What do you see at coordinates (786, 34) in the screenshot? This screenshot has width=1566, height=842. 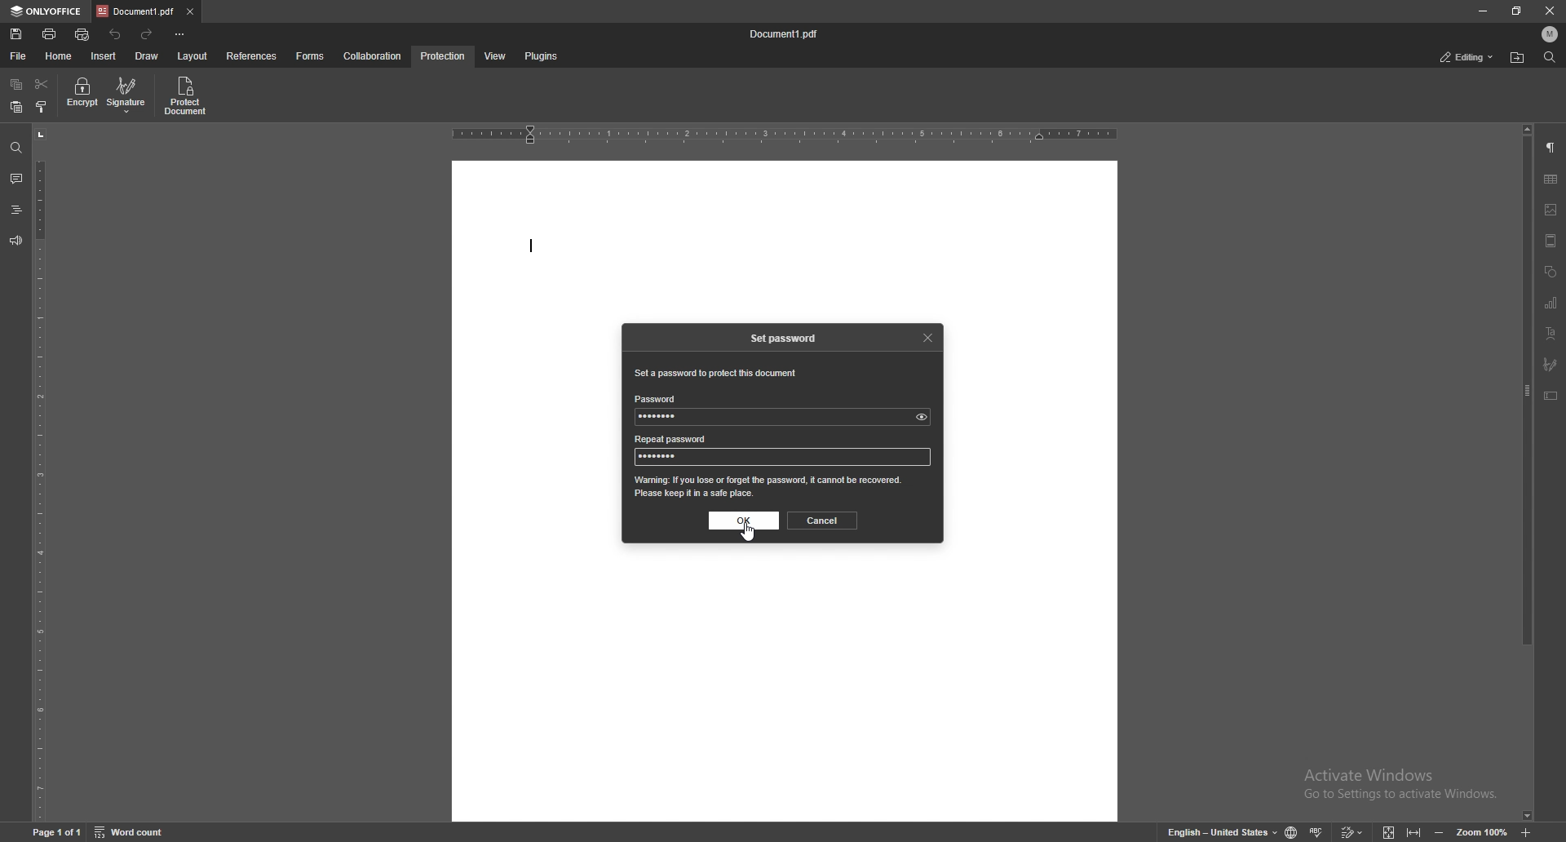 I see `file name` at bounding box center [786, 34].